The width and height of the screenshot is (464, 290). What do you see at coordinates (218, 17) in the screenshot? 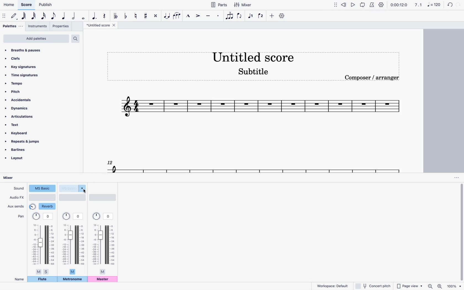
I see `staccato` at bounding box center [218, 17].